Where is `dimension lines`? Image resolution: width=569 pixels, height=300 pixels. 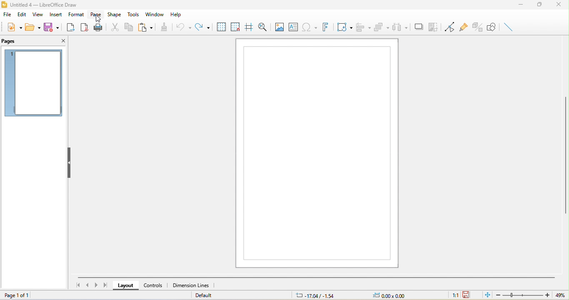 dimension lines is located at coordinates (192, 285).